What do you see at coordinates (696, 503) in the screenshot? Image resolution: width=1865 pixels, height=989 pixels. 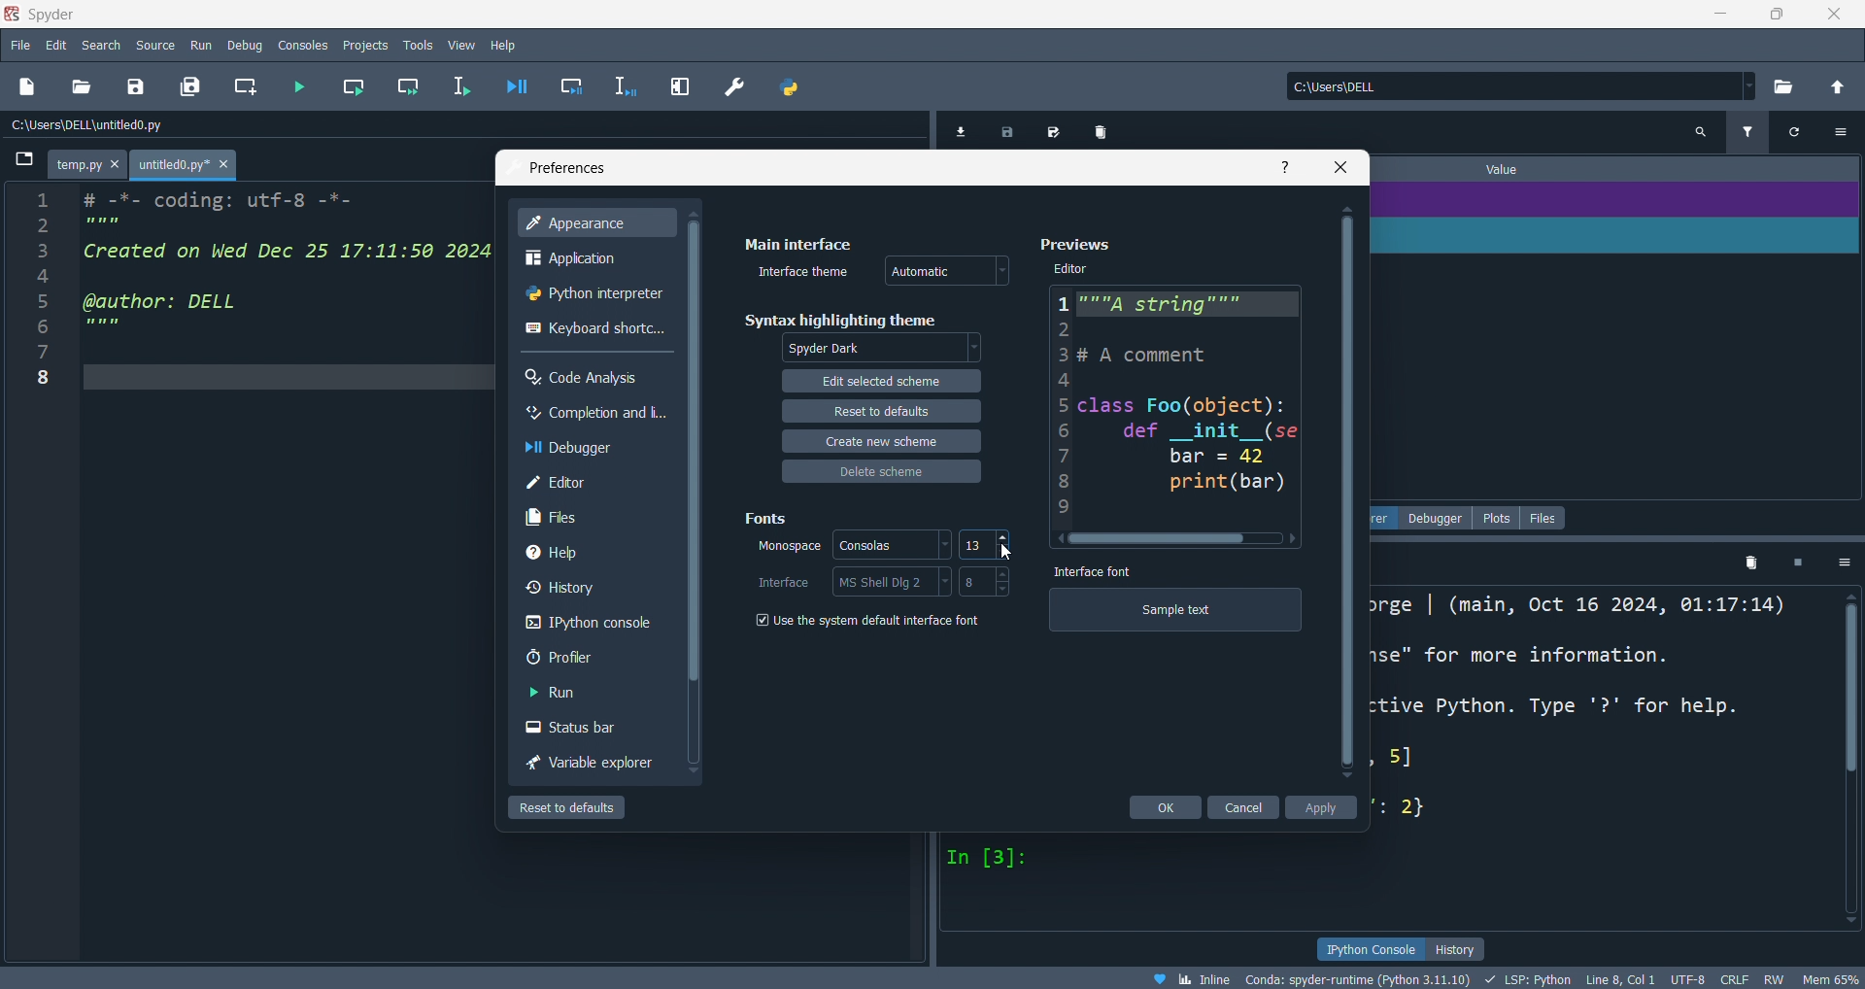 I see `scroll bar` at bounding box center [696, 503].